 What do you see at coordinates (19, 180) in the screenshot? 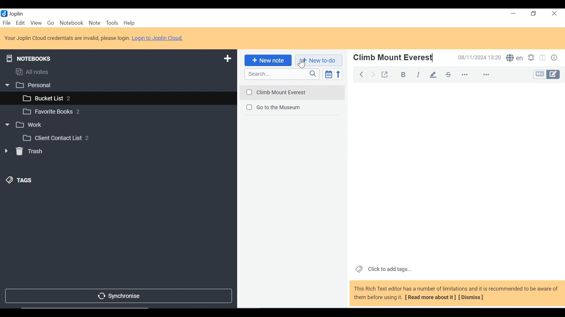
I see `Tags` at bounding box center [19, 180].